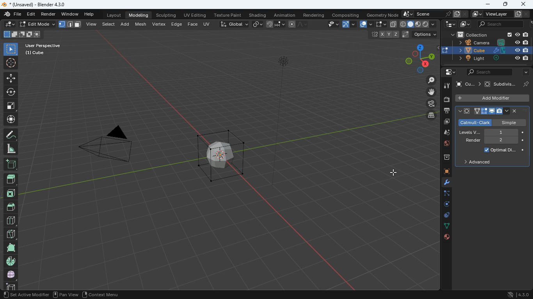 This screenshot has width=533, height=299. Describe the element at coordinates (160, 24) in the screenshot. I see `vertex` at that location.